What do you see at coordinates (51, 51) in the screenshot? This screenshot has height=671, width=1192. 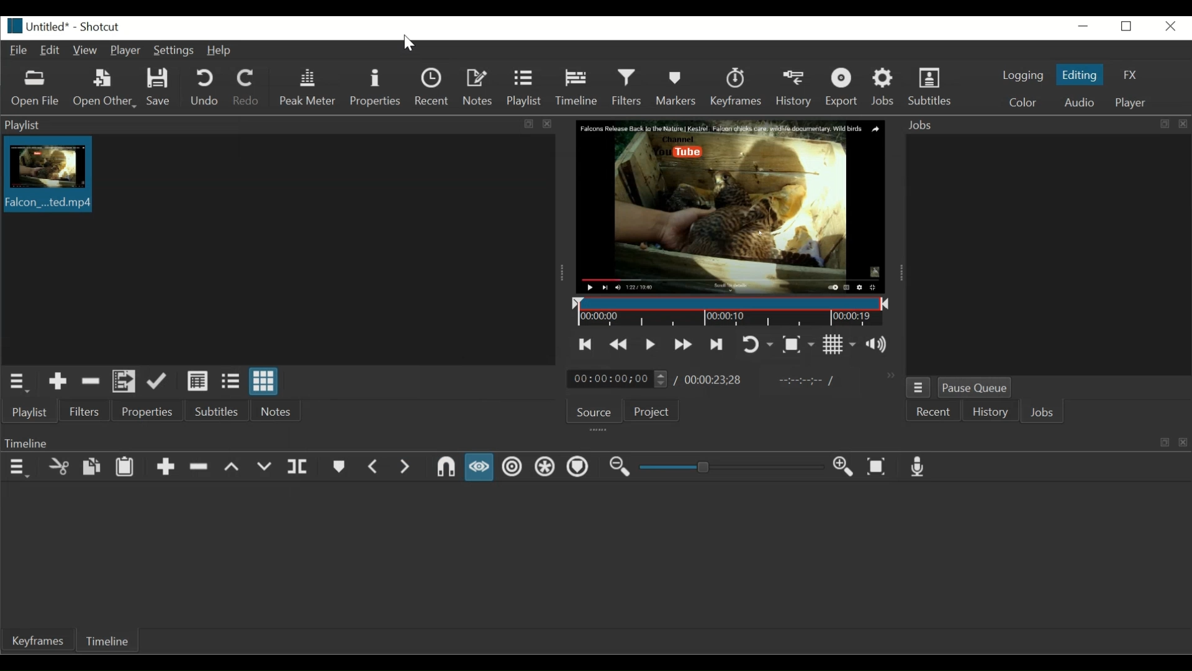 I see `Edit` at bounding box center [51, 51].